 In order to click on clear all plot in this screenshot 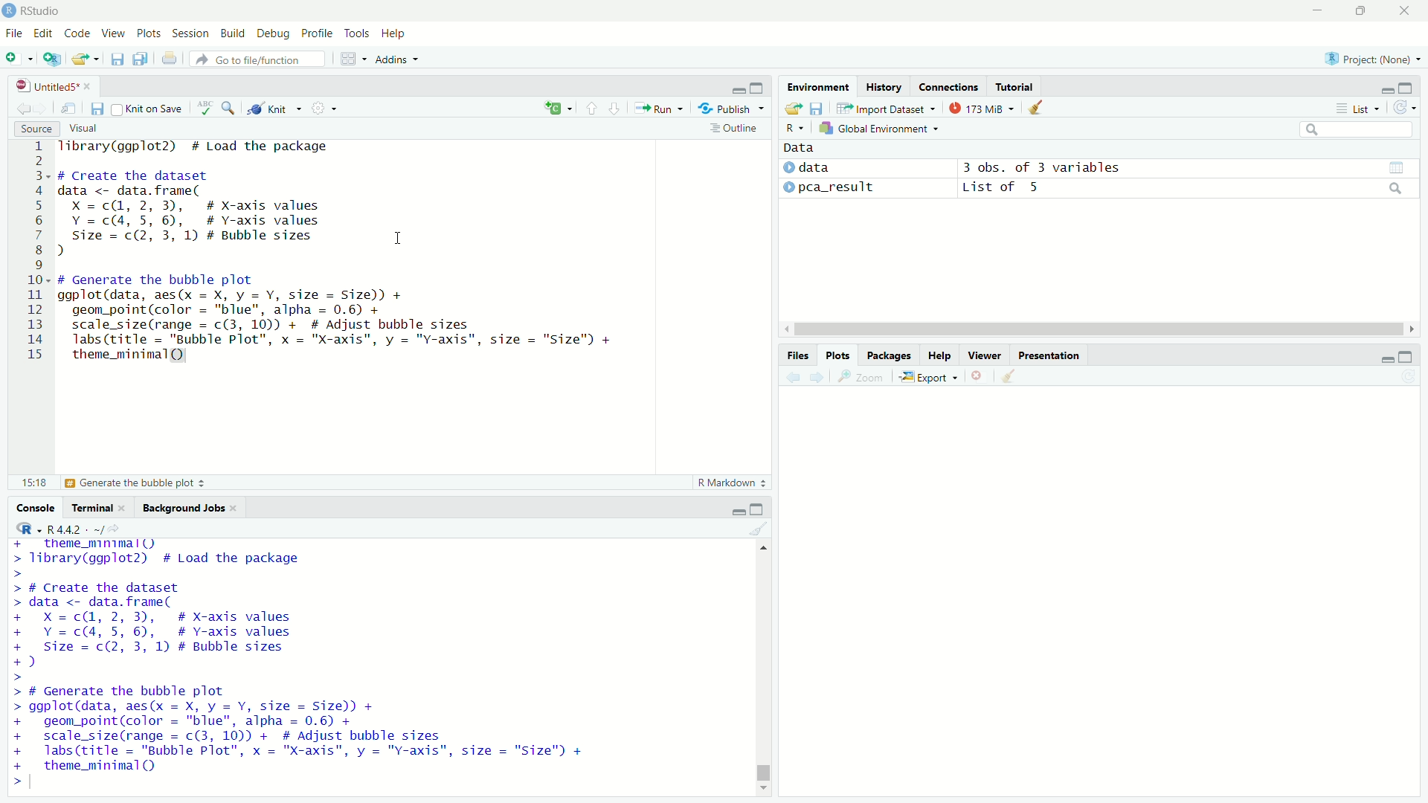, I will do `click(1010, 376)`.